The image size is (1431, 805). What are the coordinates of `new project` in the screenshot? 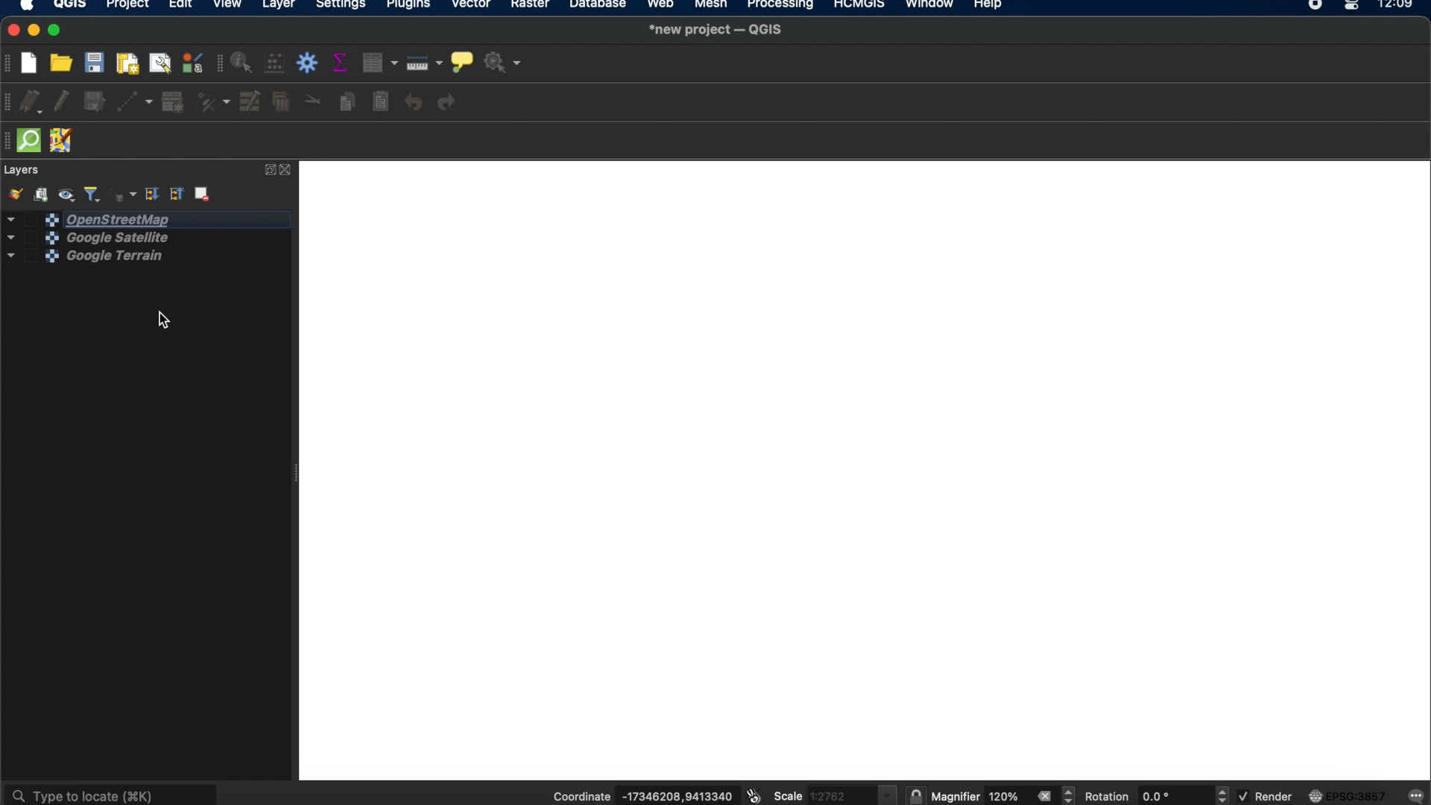 It's located at (34, 61).